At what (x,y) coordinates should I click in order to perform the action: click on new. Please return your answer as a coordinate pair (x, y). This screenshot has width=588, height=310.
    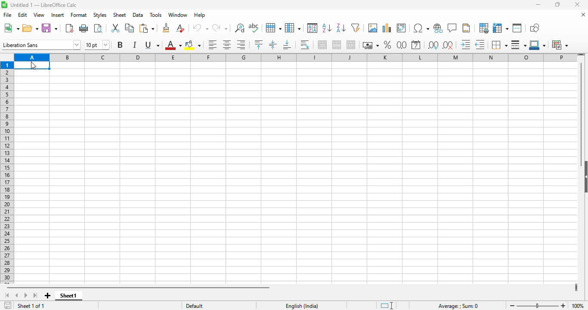
    Looking at the image, I should click on (11, 28).